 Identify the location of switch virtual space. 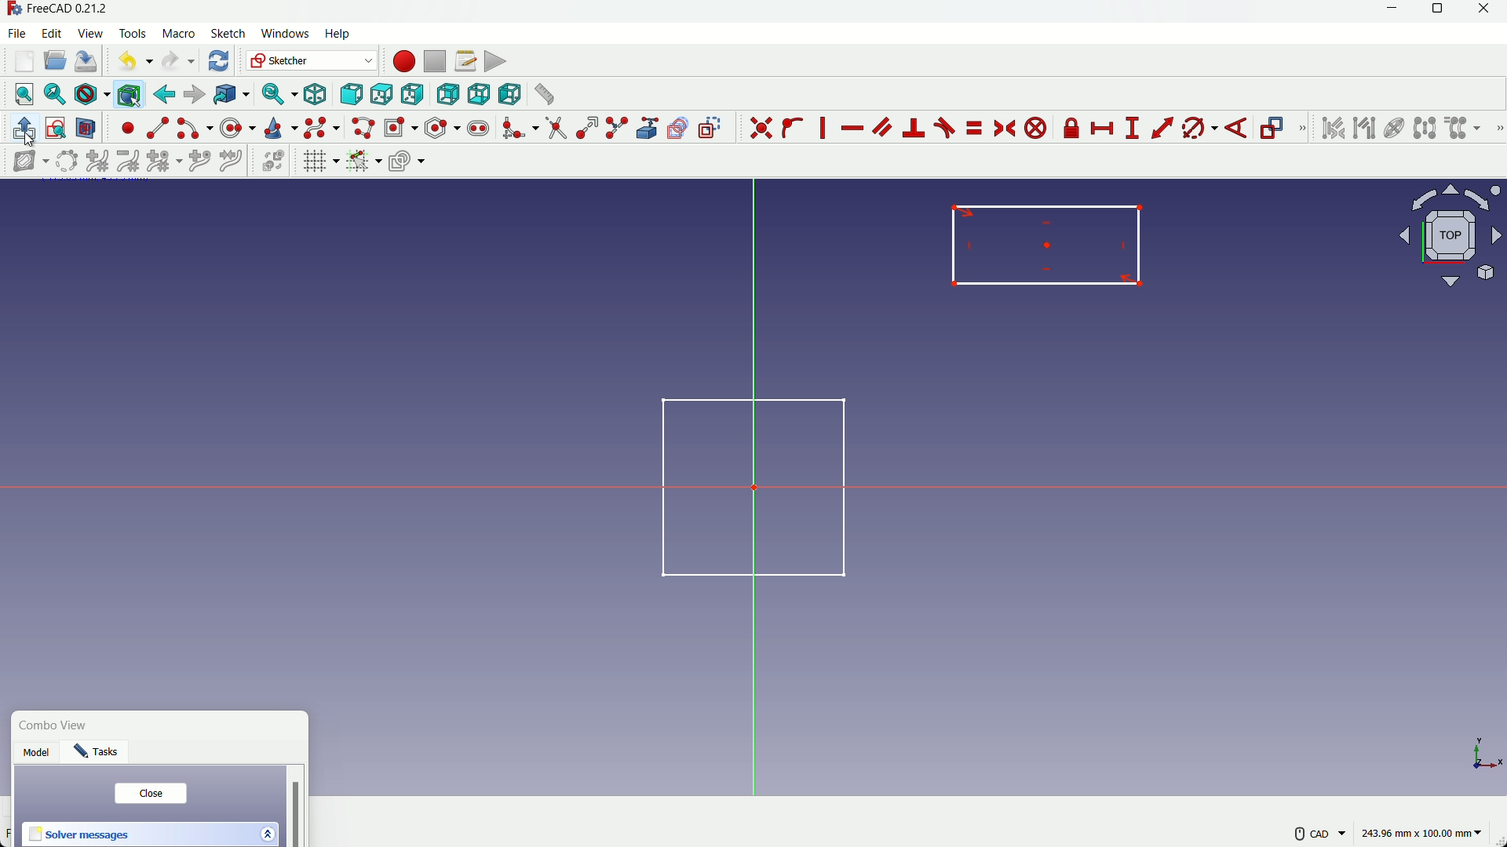
(275, 162).